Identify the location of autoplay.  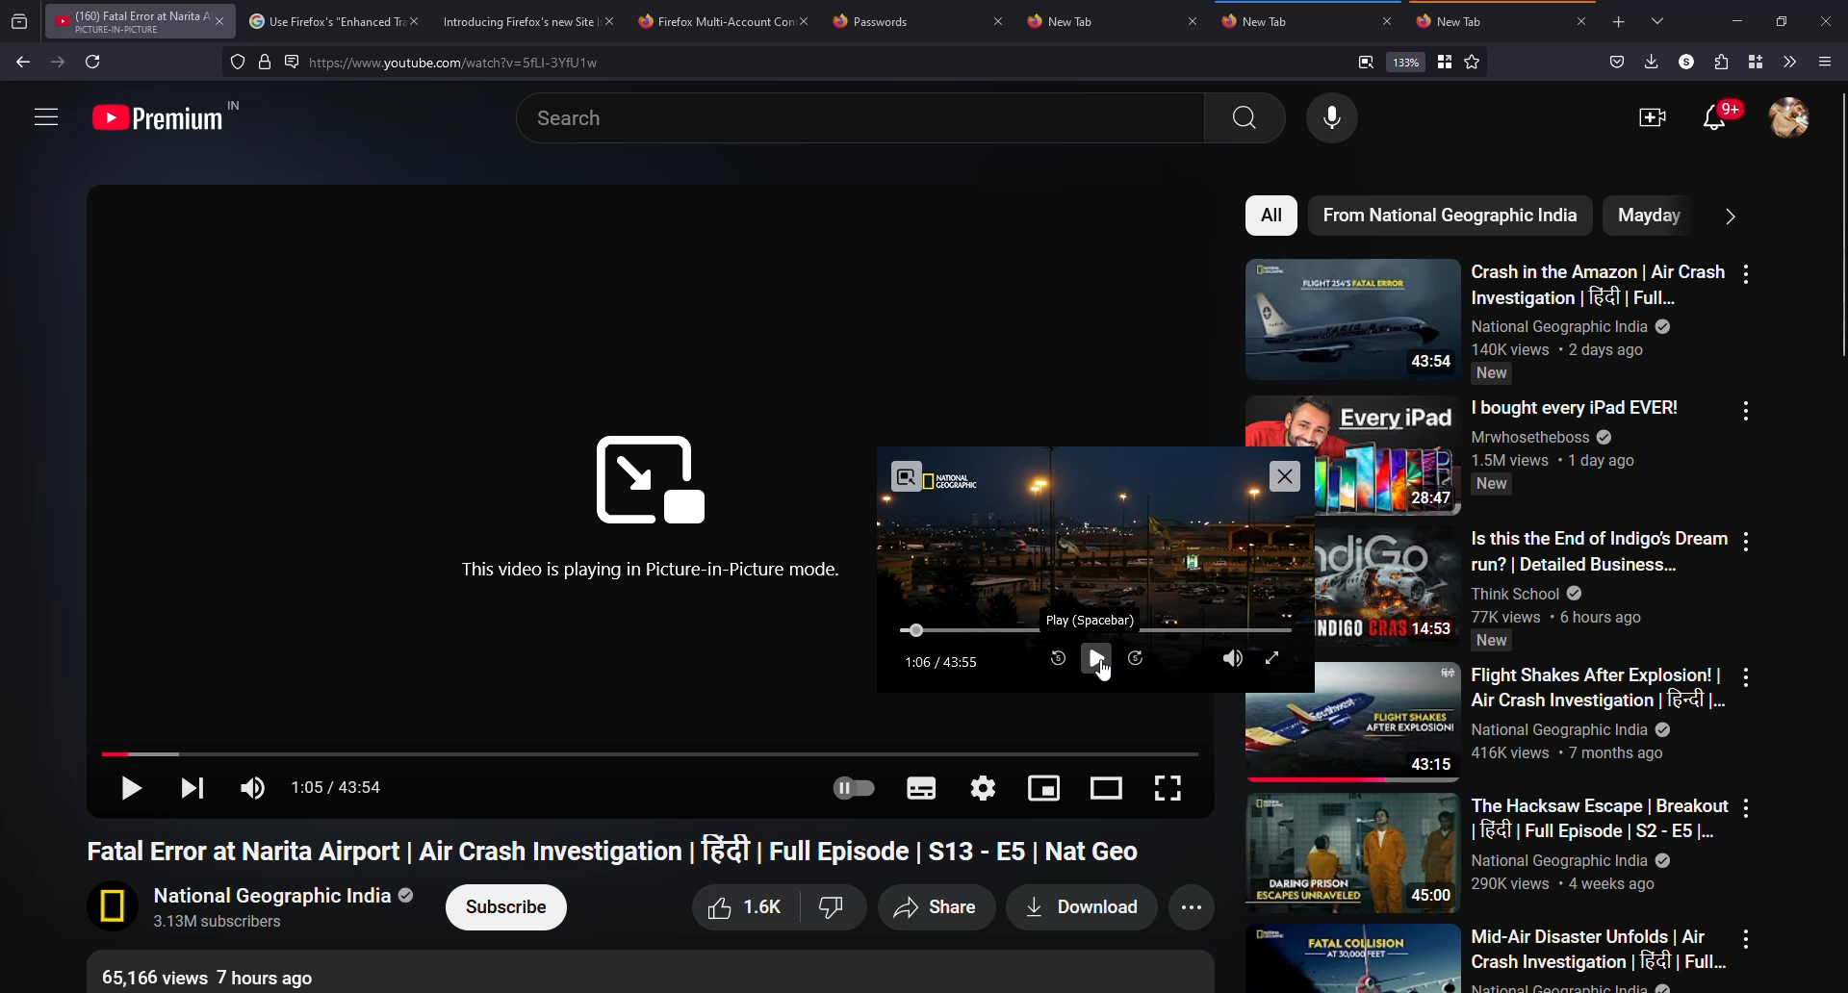
(851, 789).